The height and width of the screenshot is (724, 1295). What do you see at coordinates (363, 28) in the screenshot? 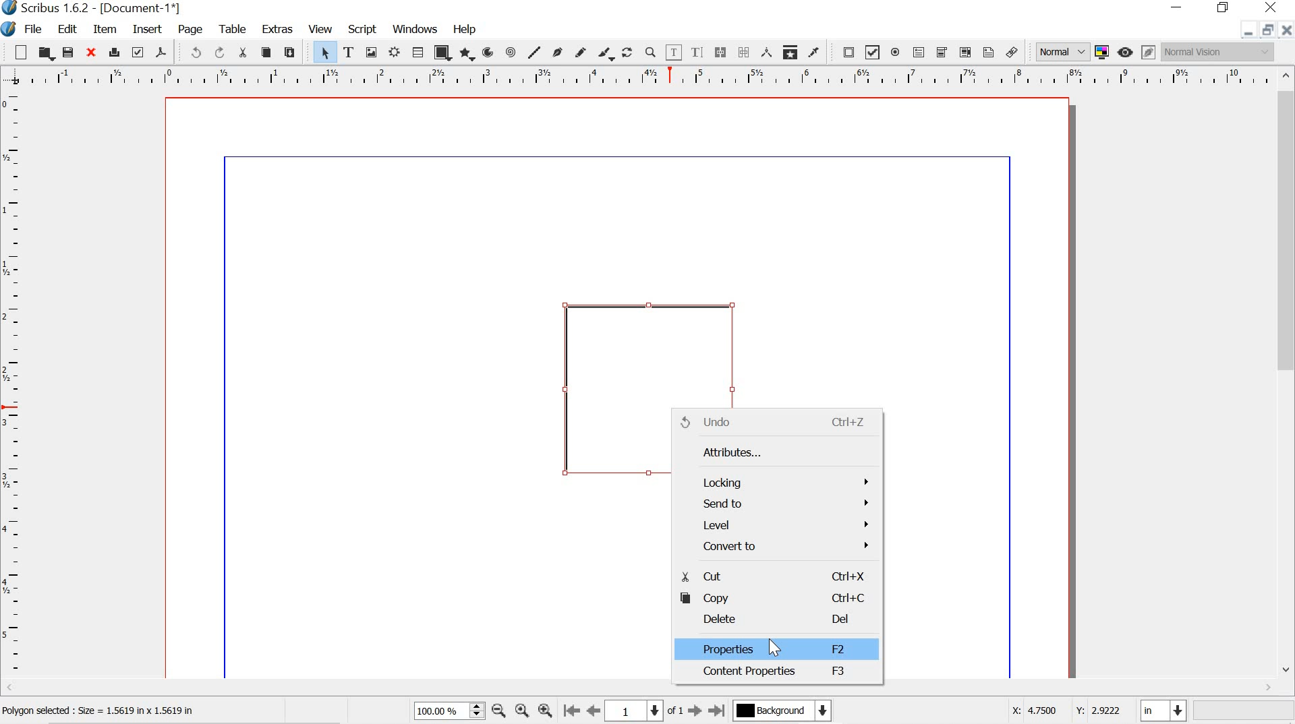
I see `script` at bounding box center [363, 28].